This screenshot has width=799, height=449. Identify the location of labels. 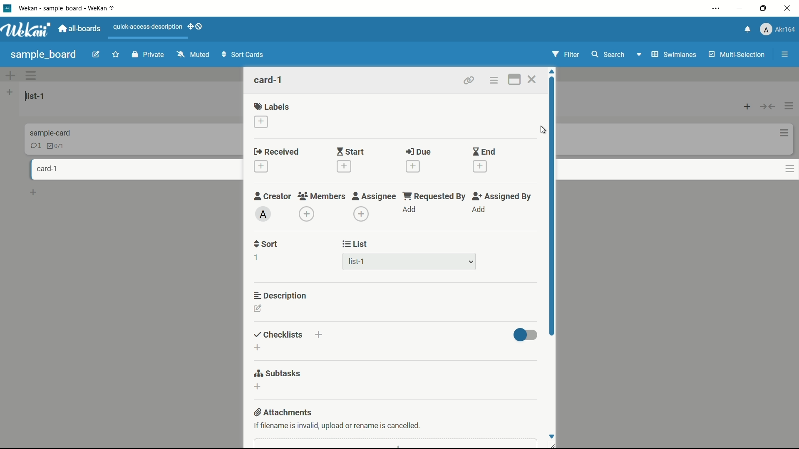
(272, 107).